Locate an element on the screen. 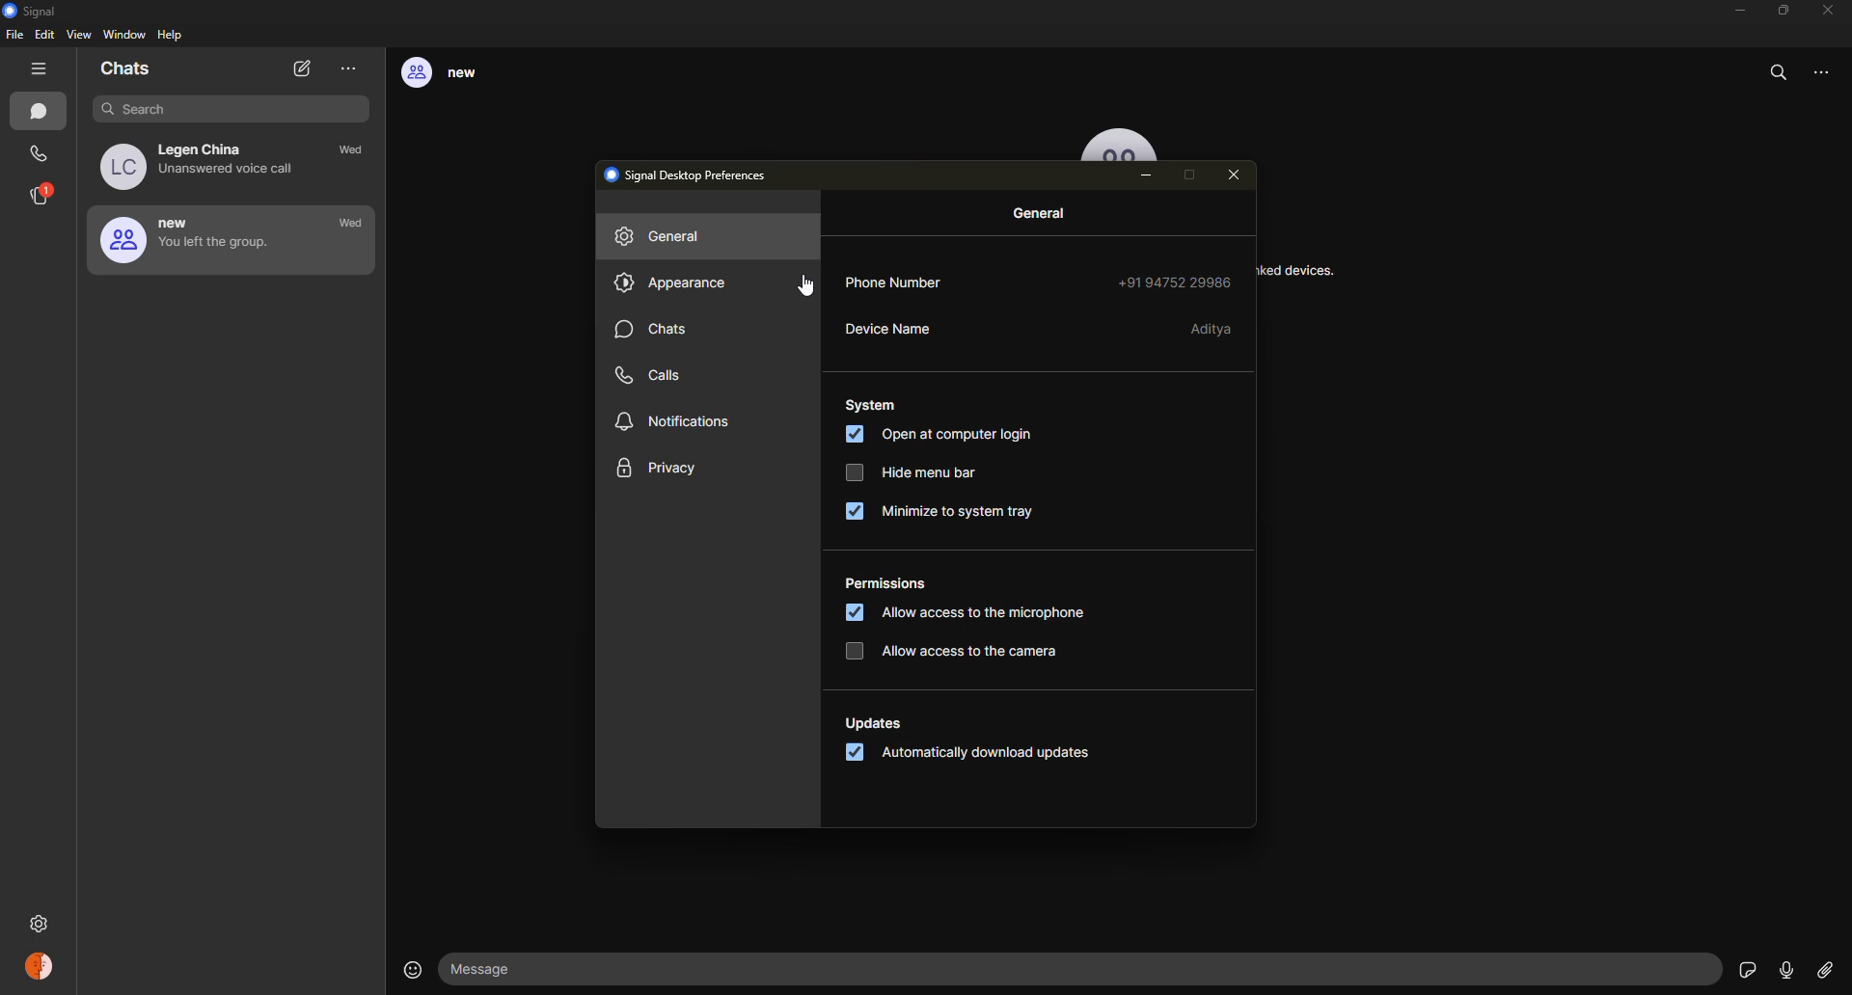 The height and width of the screenshot is (995, 1852). close is located at coordinates (1830, 10).